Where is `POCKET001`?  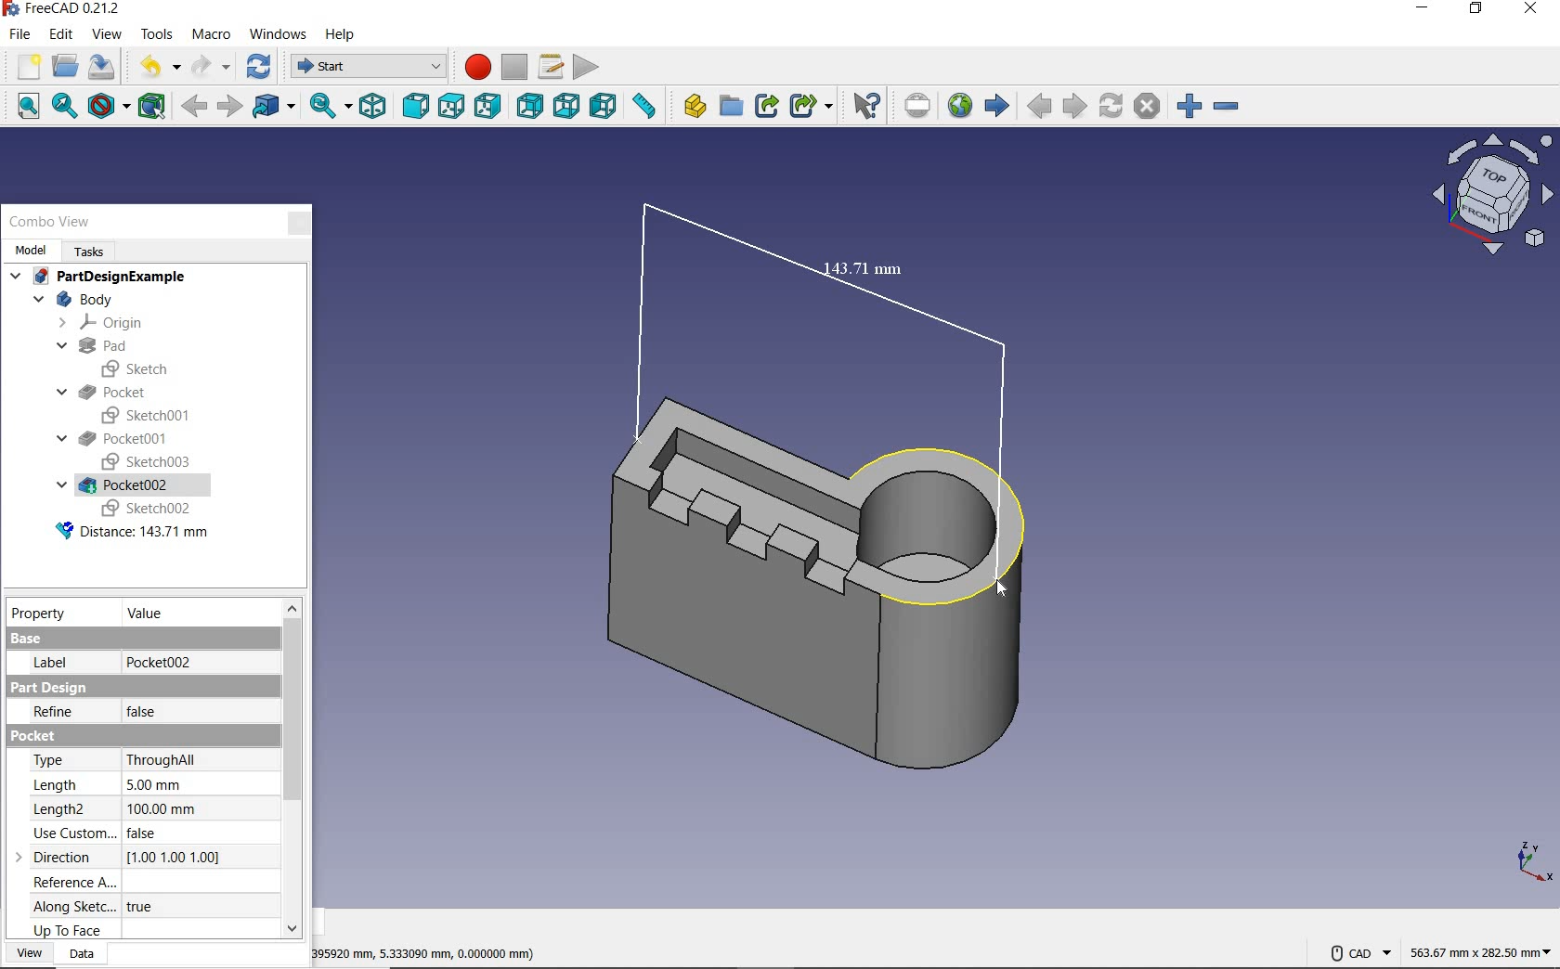 POCKET001 is located at coordinates (114, 439).